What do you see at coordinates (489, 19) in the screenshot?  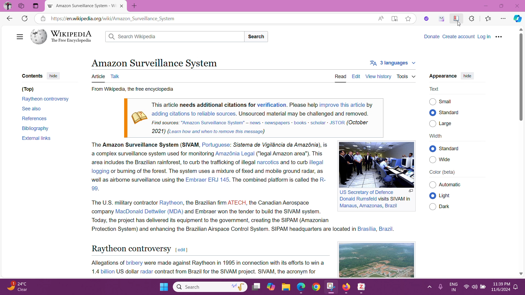 I see `Favorites` at bounding box center [489, 19].